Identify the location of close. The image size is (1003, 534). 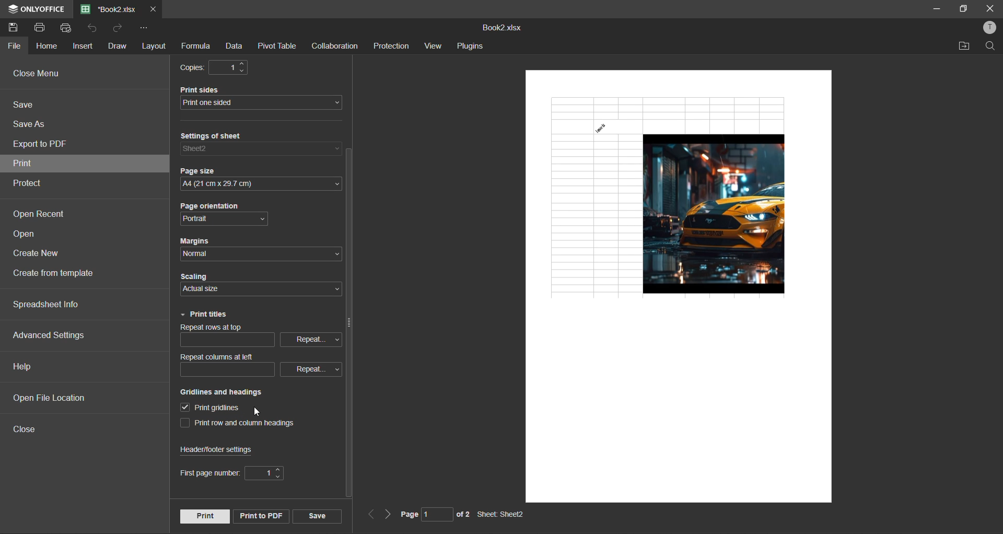
(29, 430).